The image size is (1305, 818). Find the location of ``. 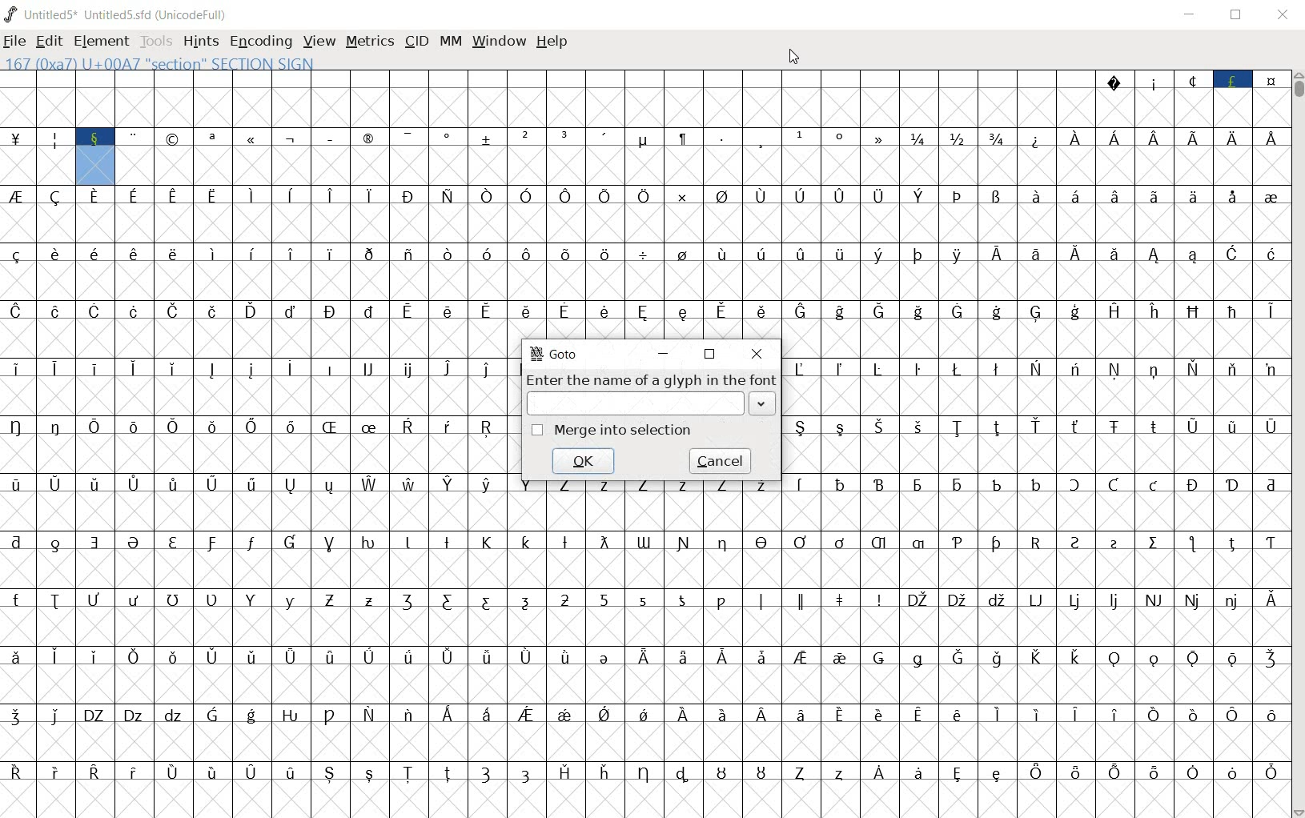

 is located at coordinates (59, 732).